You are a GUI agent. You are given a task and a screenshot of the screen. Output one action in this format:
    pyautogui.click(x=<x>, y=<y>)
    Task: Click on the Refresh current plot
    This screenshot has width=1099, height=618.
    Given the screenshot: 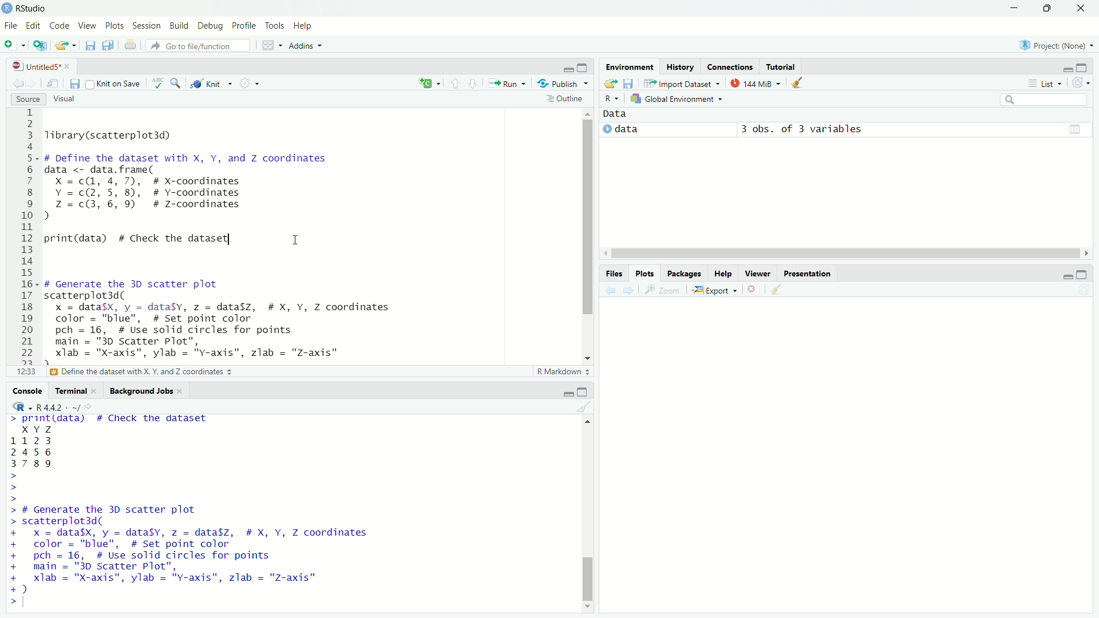 What is the action you would take?
    pyautogui.click(x=1082, y=291)
    